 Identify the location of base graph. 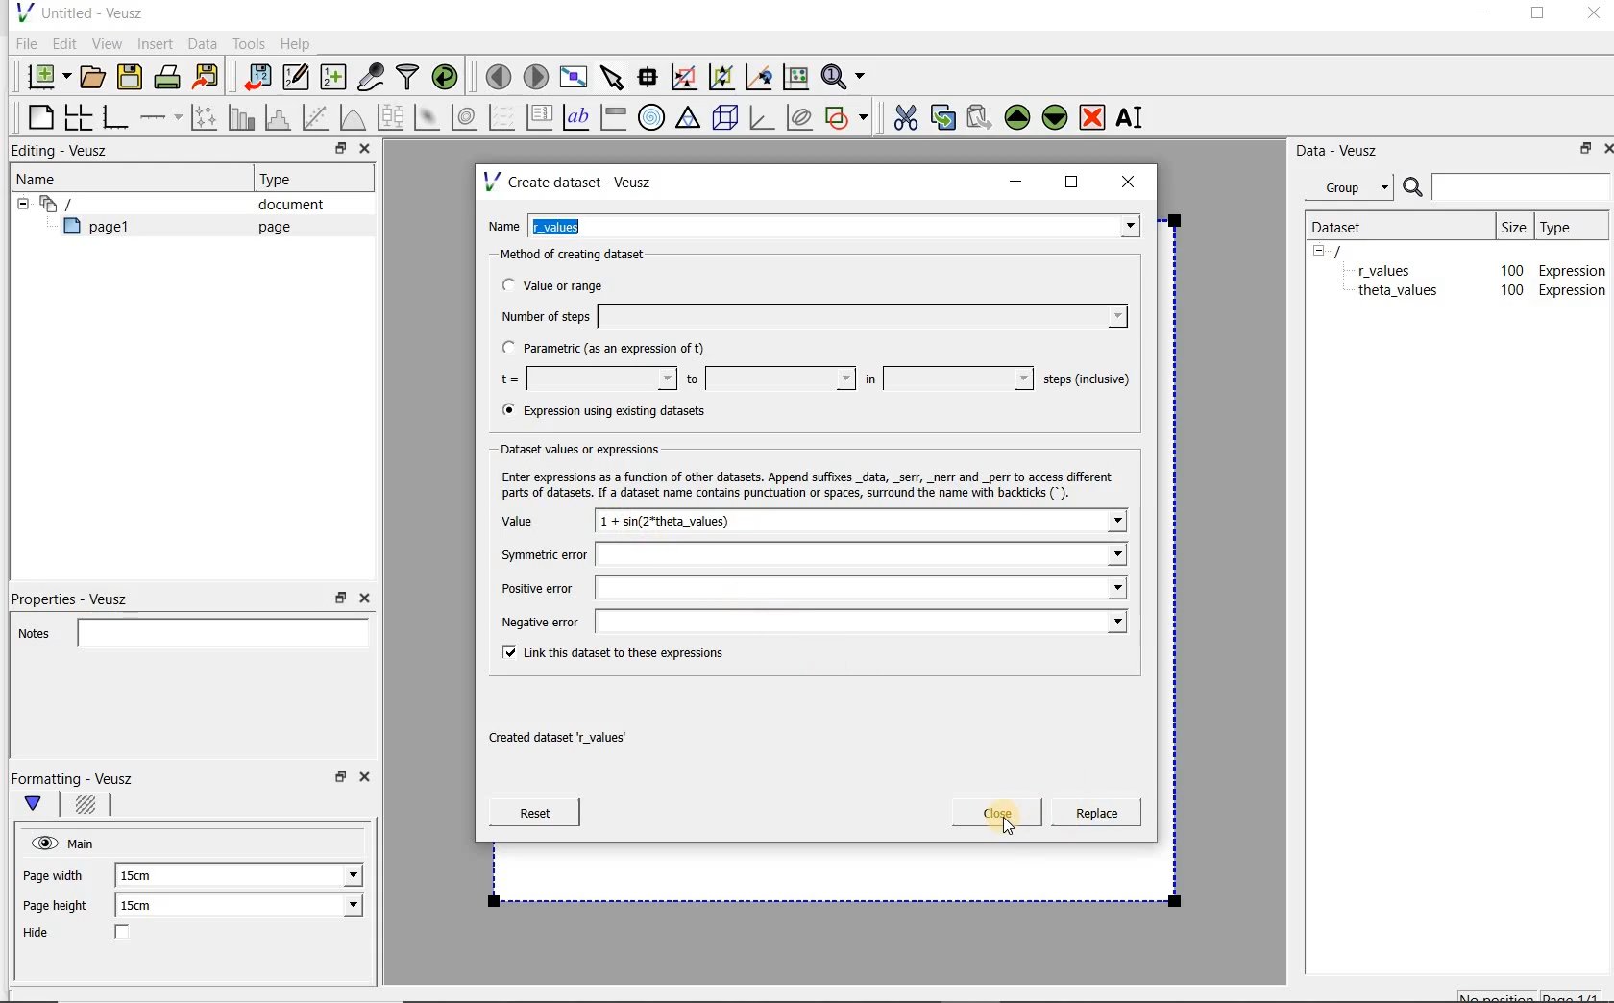
(114, 118).